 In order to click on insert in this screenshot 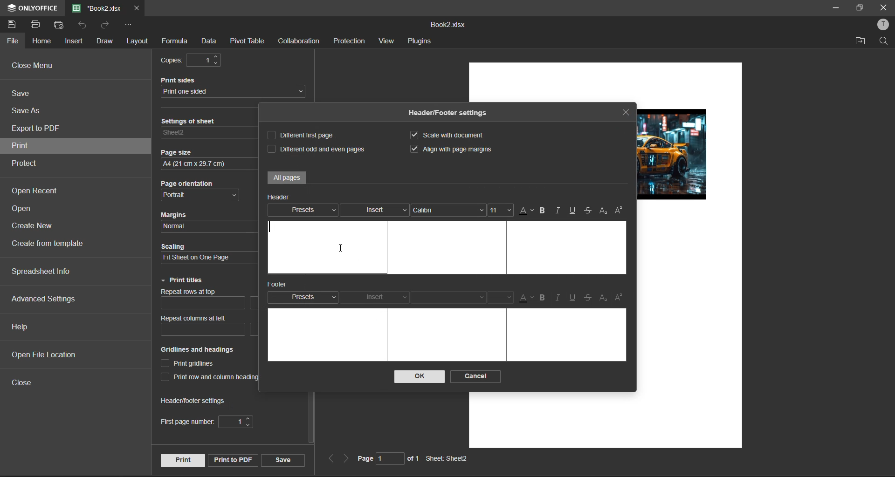, I will do `click(75, 41)`.